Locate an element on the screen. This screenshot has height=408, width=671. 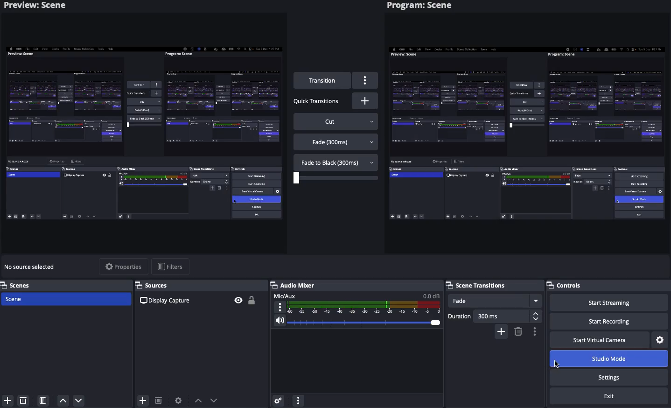
delete is located at coordinates (26, 401).